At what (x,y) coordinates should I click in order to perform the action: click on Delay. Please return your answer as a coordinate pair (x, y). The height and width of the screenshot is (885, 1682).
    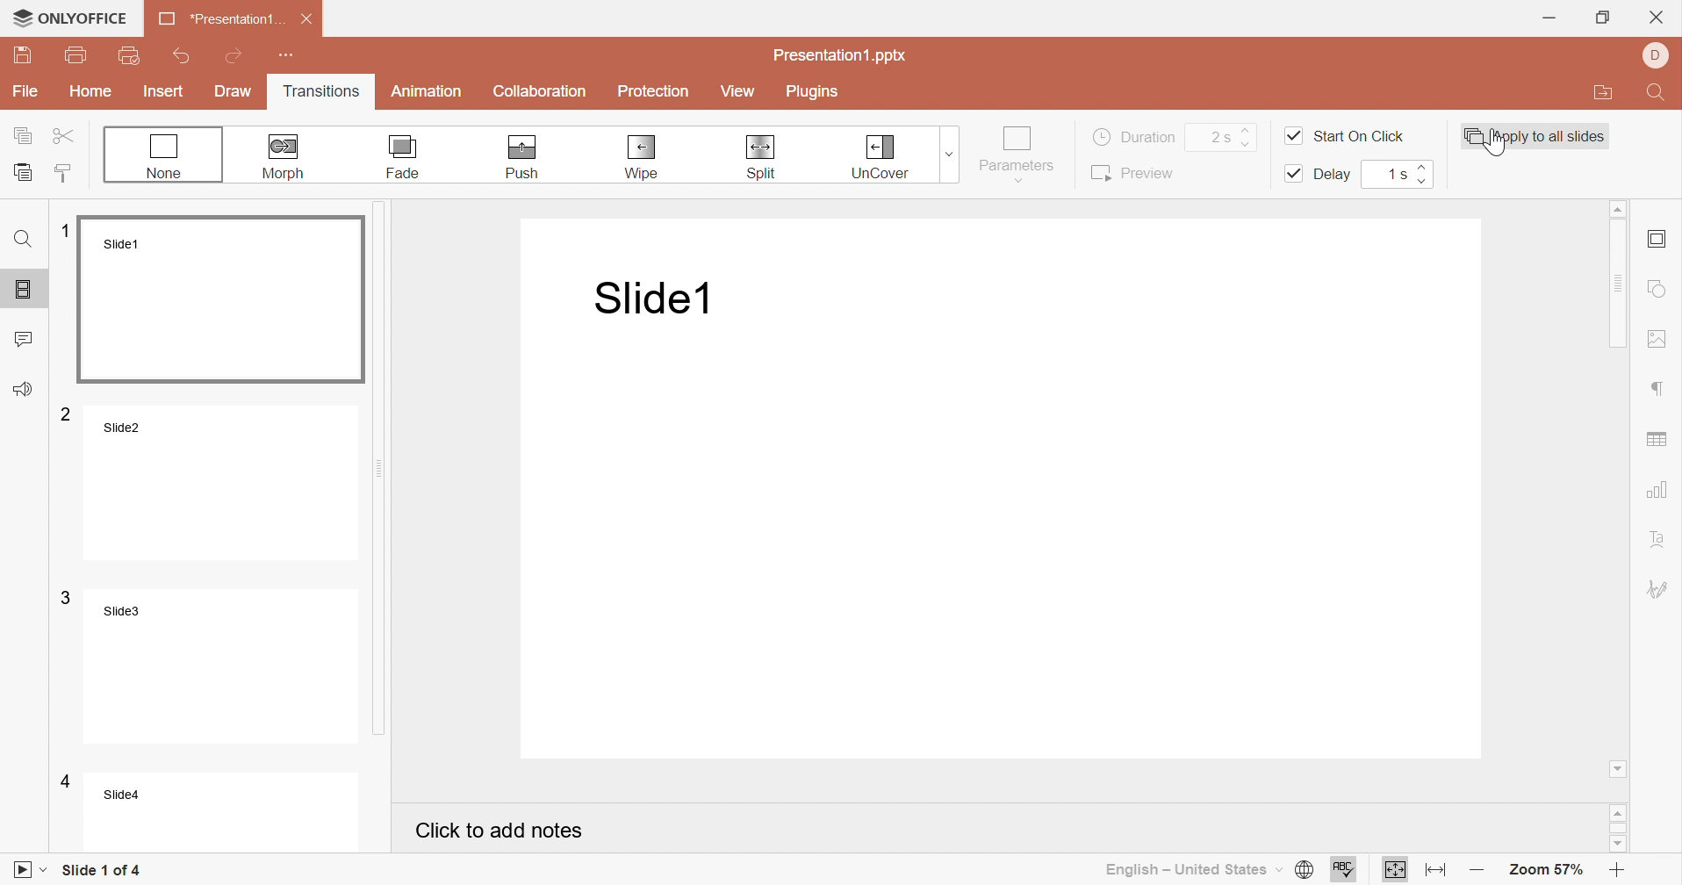
    Looking at the image, I should click on (1321, 175).